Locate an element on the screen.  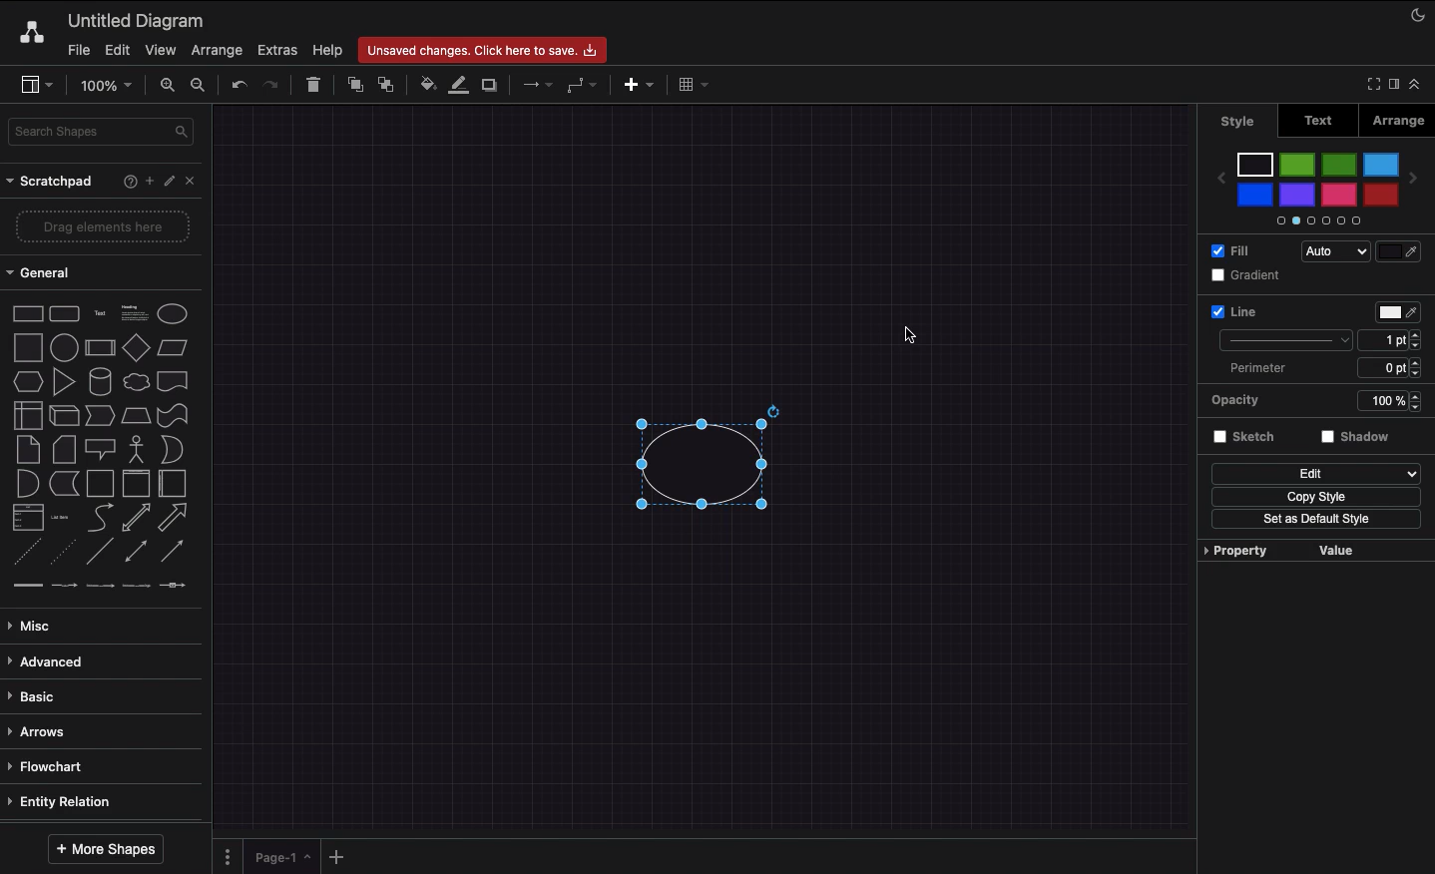
Container is located at coordinates (100, 483).